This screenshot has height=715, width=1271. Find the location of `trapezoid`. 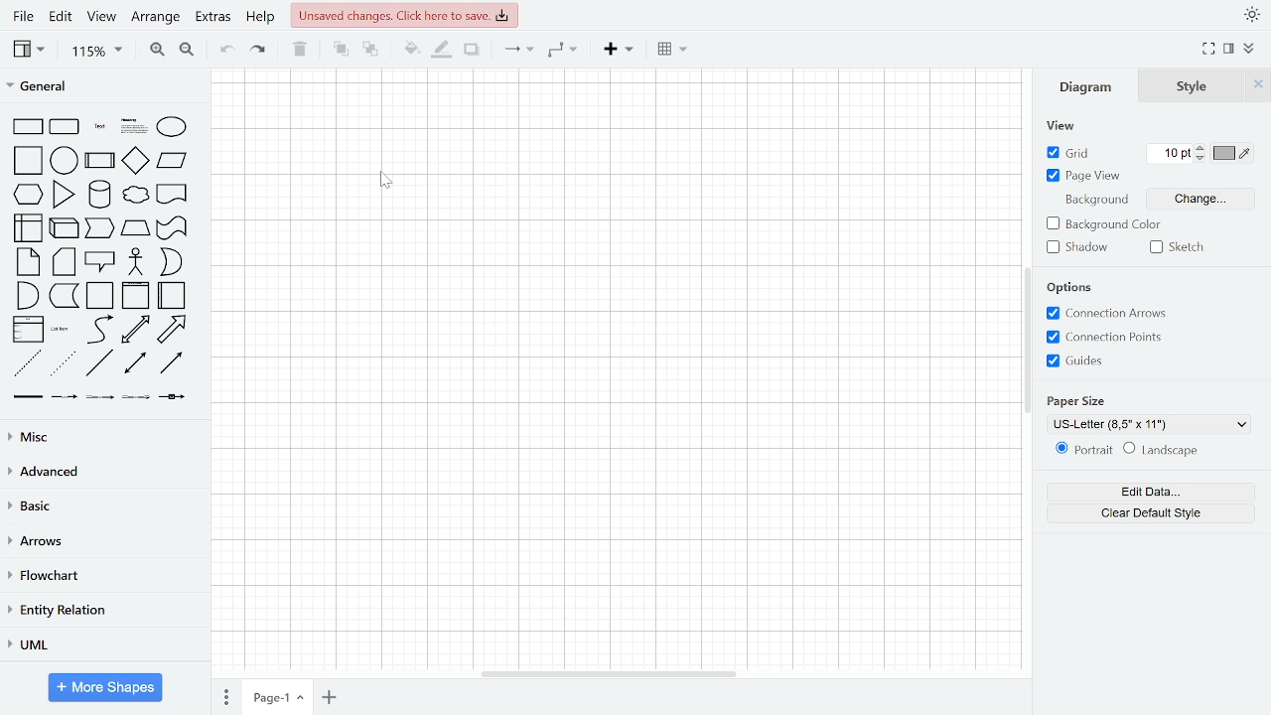

trapezoid is located at coordinates (137, 228).